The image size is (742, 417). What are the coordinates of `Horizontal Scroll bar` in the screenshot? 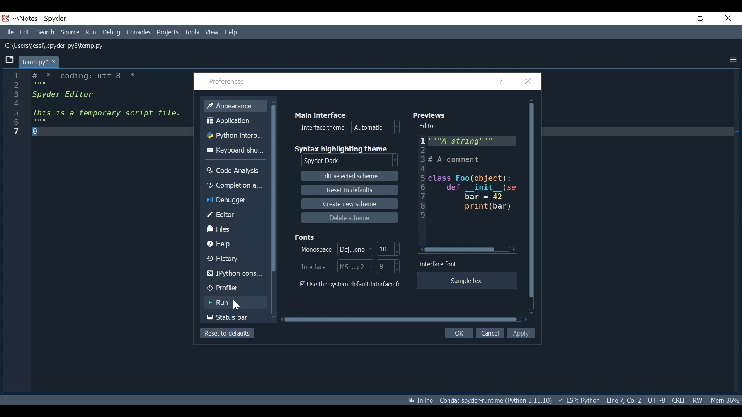 It's located at (466, 250).